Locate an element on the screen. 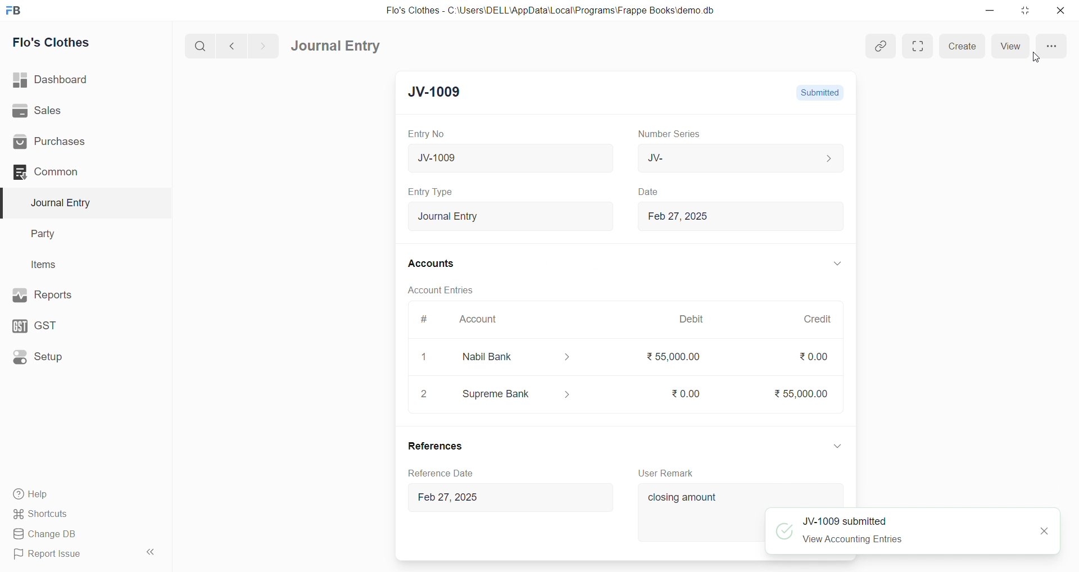 This screenshot has width=1079, height=572. Entry No is located at coordinates (426, 134).